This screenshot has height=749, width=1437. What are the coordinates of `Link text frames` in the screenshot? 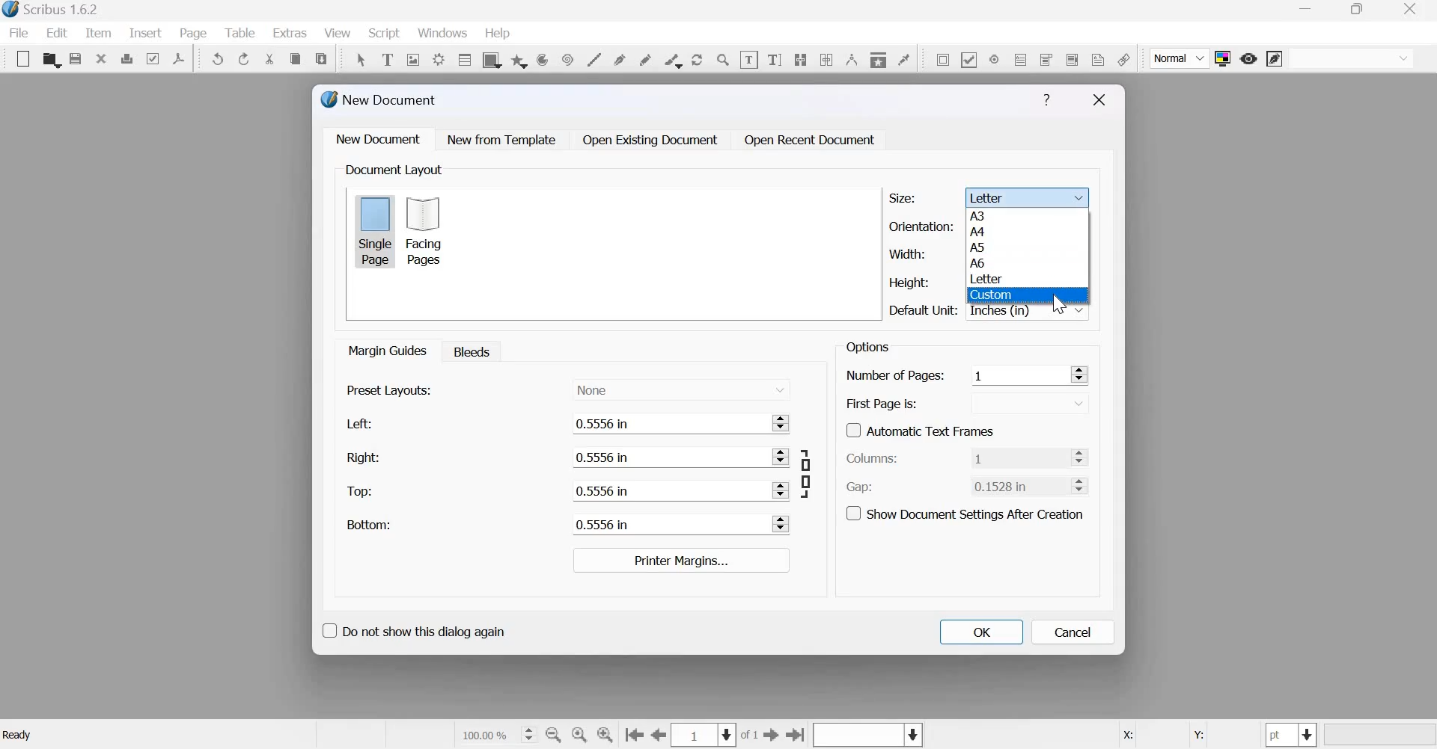 It's located at (800, 58).